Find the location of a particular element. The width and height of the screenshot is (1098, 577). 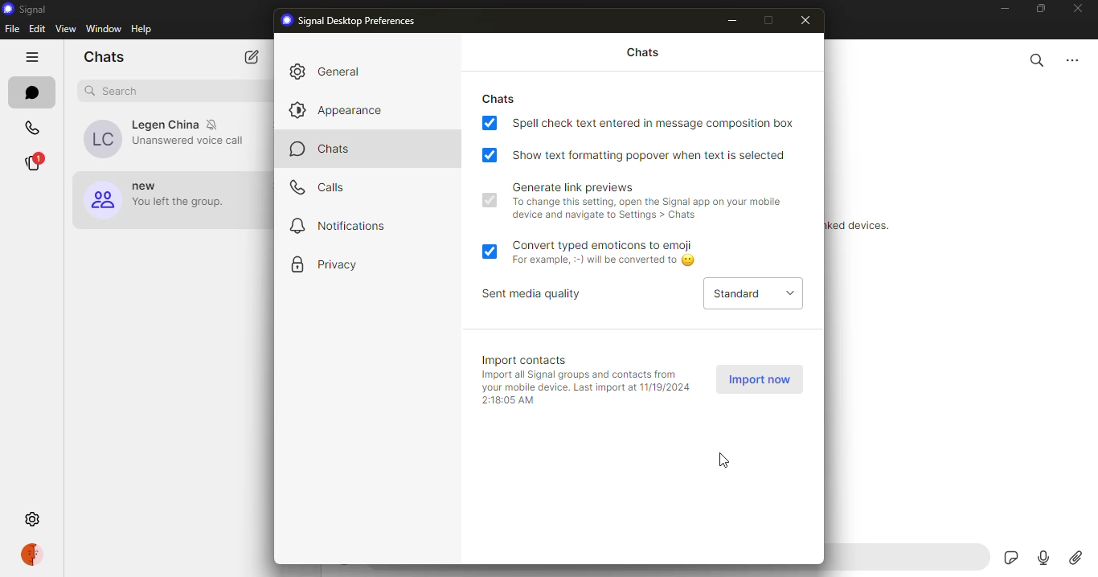

window is located at coordinates (102, 28).